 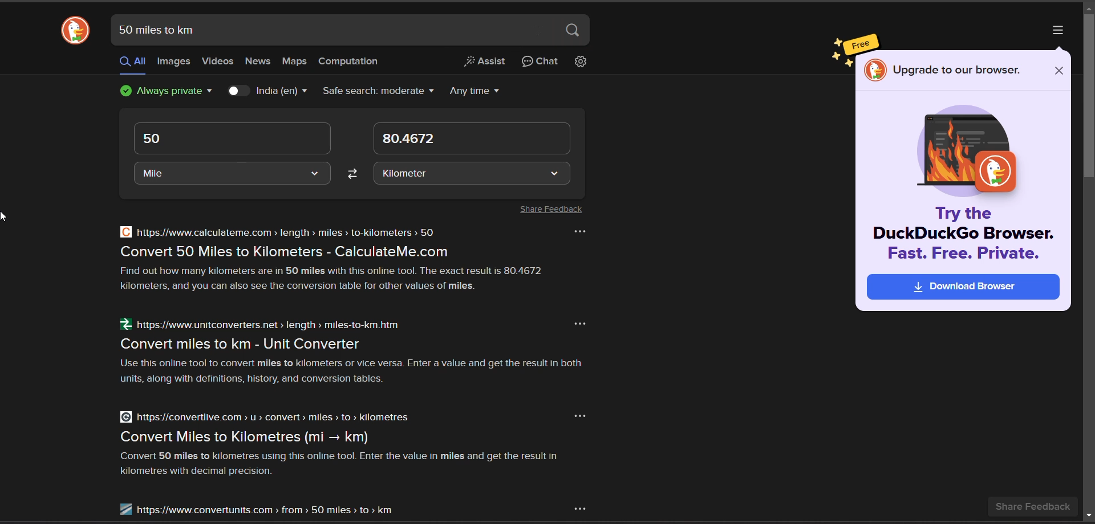 I want to click on ZZ https://www.convertunits.com > from > 50 miles > to > km, so click(x=255, y=508).